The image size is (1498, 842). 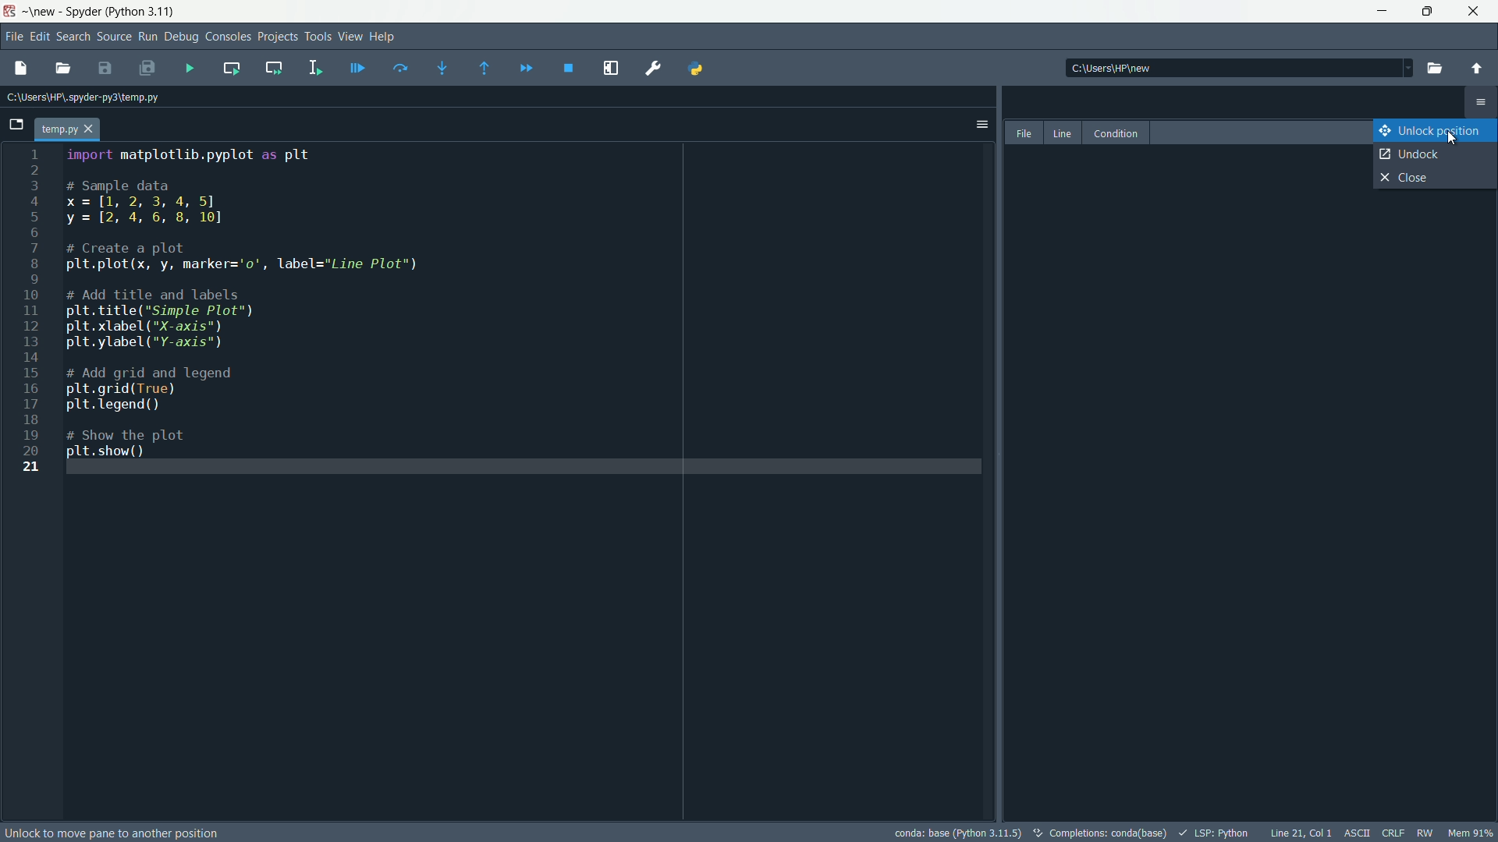 I want to click on run menu, so click(x=146, y=37).